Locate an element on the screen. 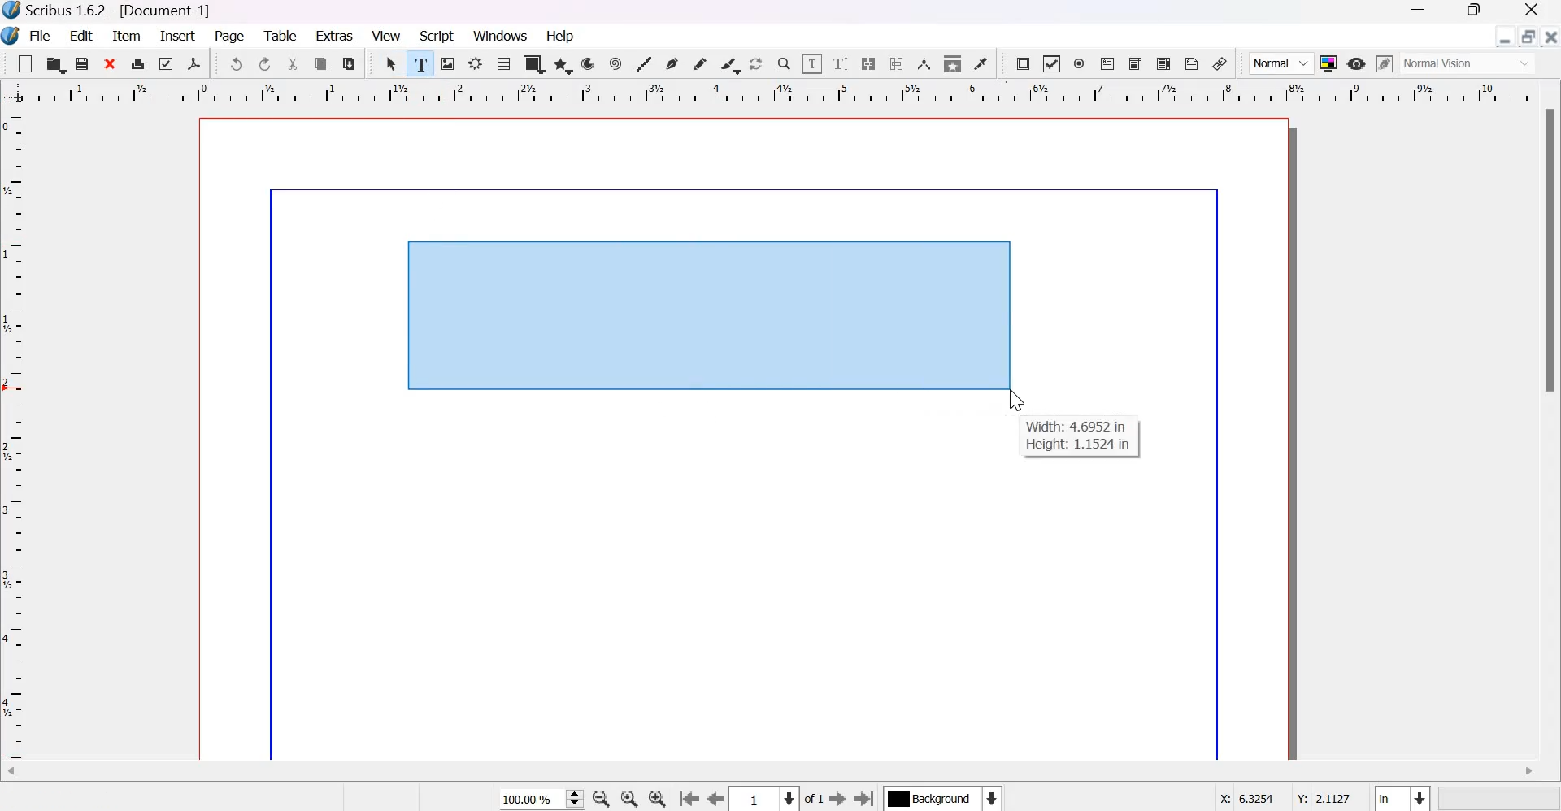  polygon is located at coordinates (564, 65).